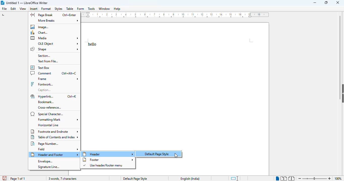 The width and height of the screenshot is (344, 181). I want to click on shape, so click(55, 49).